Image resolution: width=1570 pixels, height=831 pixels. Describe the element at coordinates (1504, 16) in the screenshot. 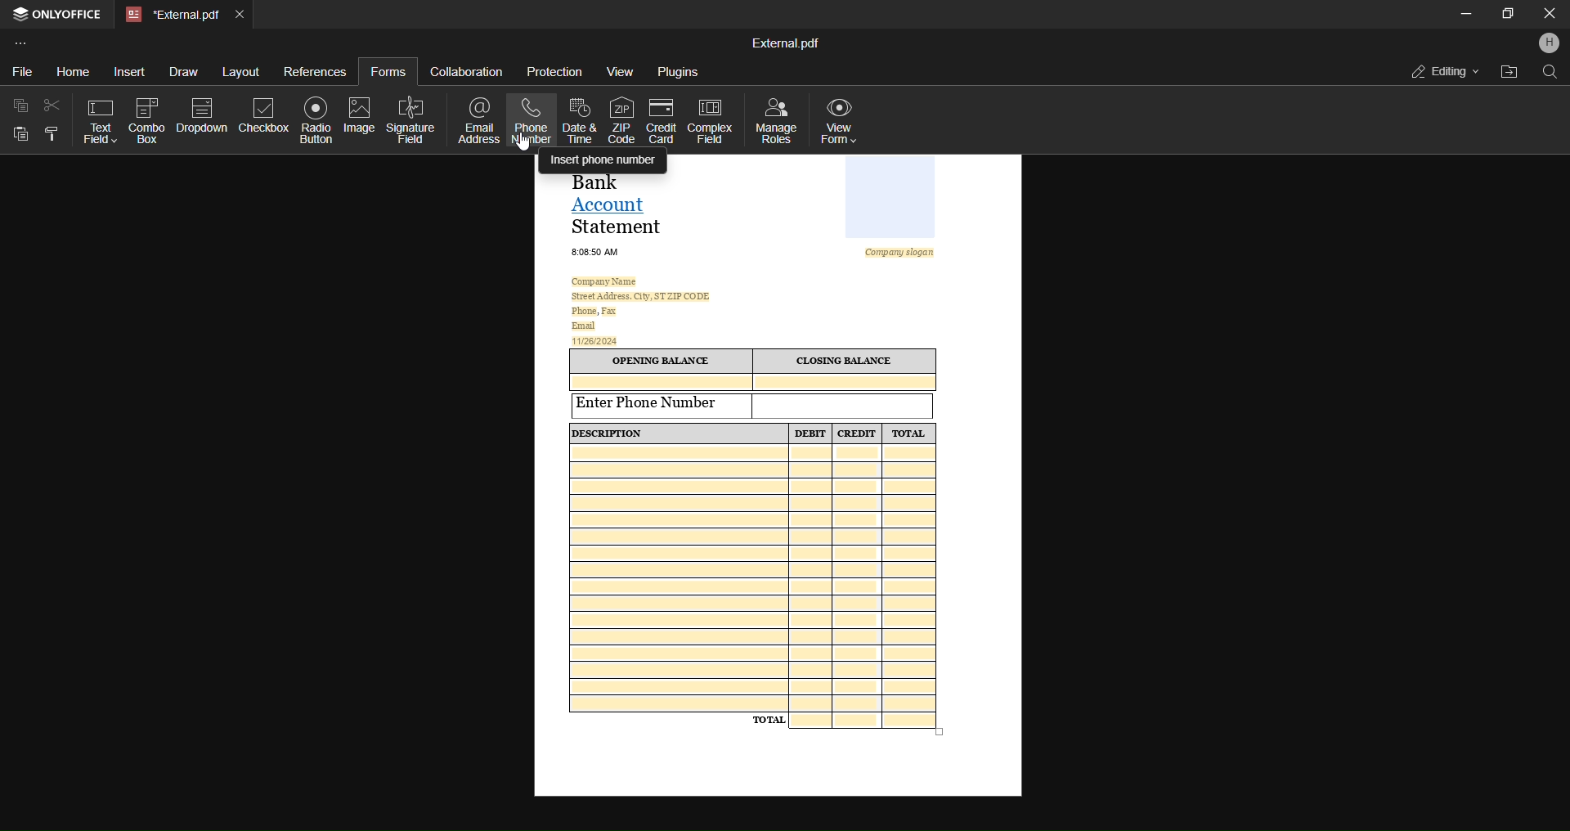

I see `maximize` at that location.